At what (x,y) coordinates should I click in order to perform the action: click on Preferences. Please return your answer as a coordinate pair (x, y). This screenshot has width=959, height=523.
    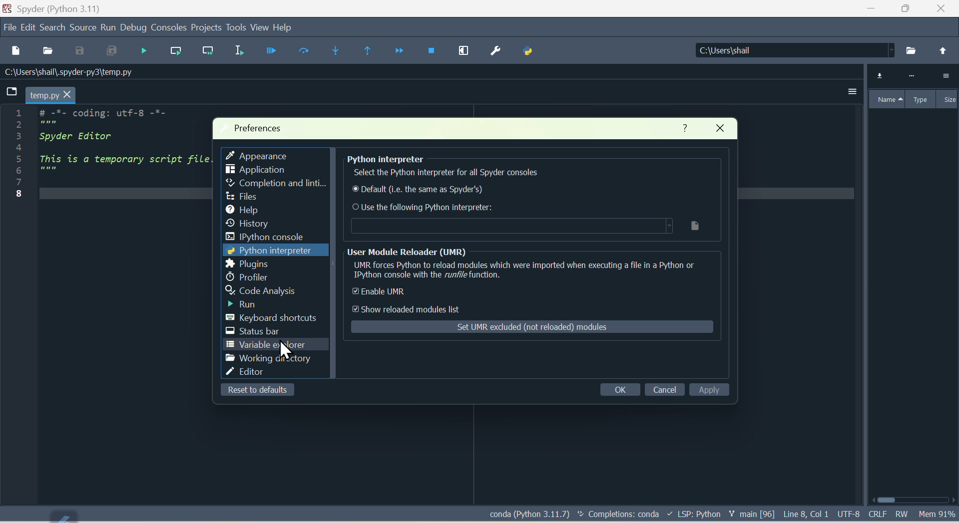
    Looking at the image, I should click on (261, 127).